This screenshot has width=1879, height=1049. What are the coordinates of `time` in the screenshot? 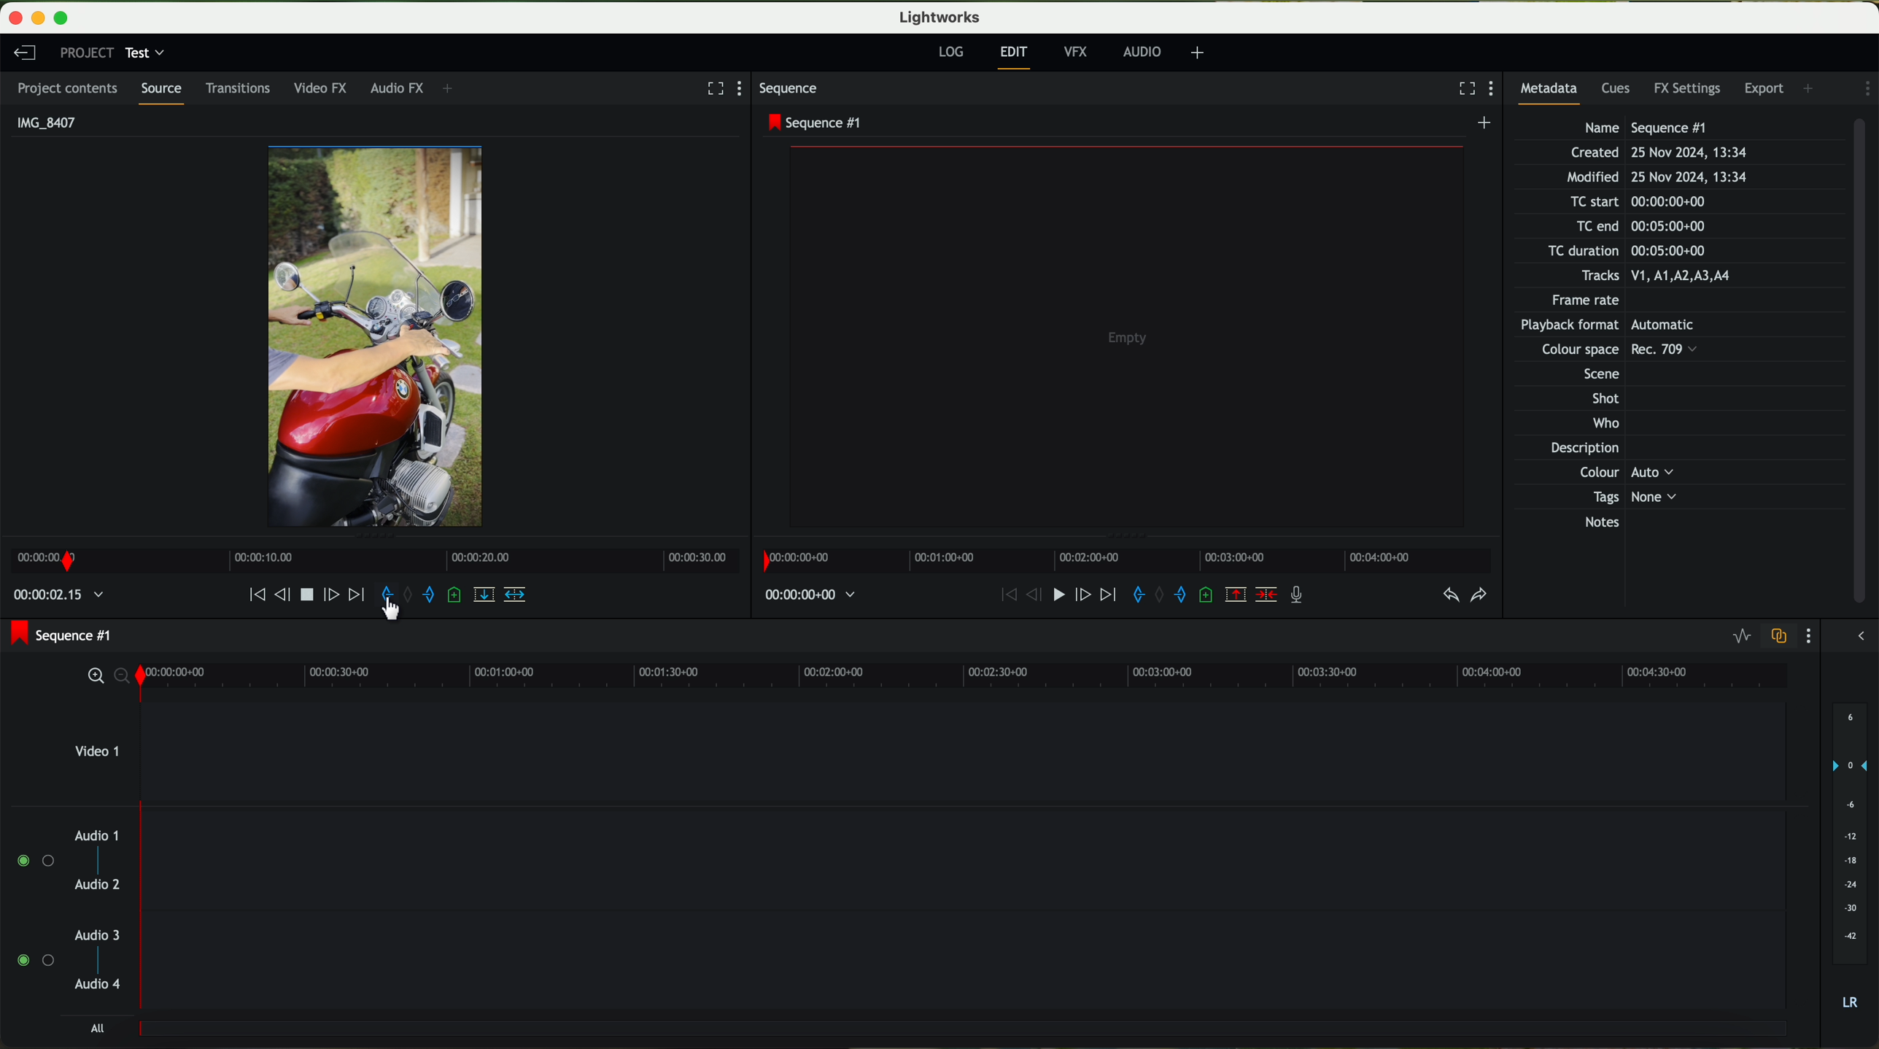 It's located at (62, 597).